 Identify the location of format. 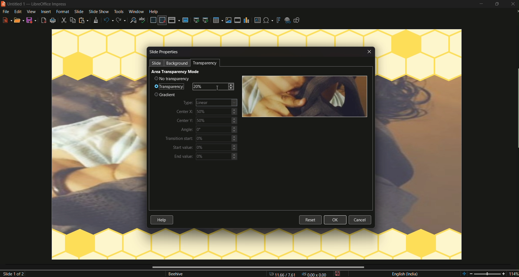
(62, 11).